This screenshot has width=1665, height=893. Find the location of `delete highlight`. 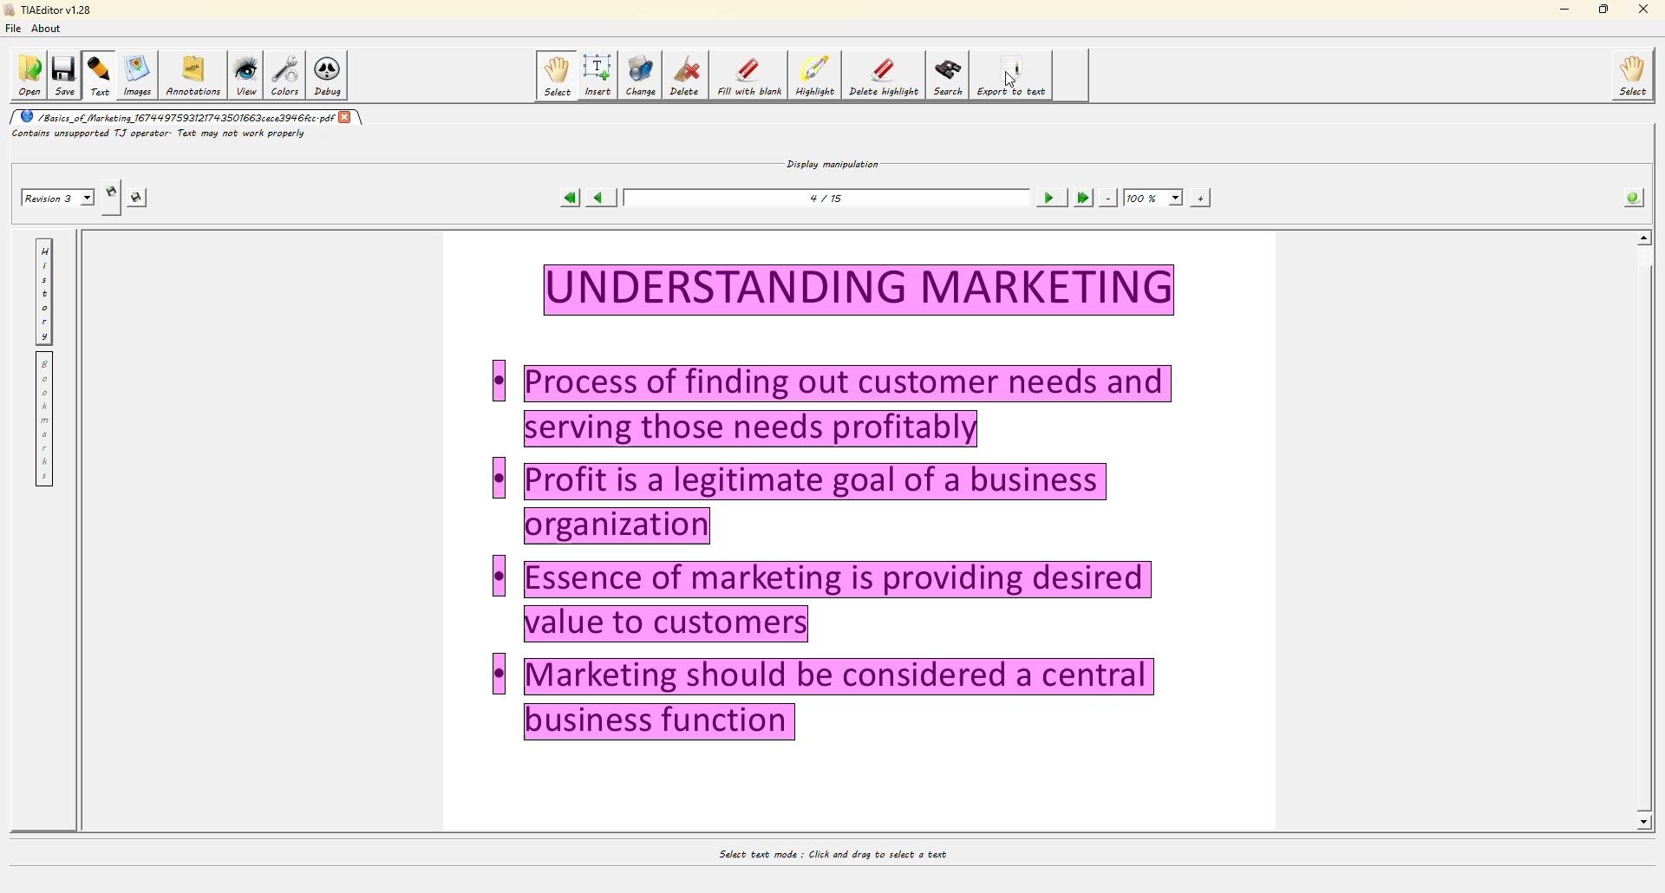

delete highlight is located at coordinates (883, 76).